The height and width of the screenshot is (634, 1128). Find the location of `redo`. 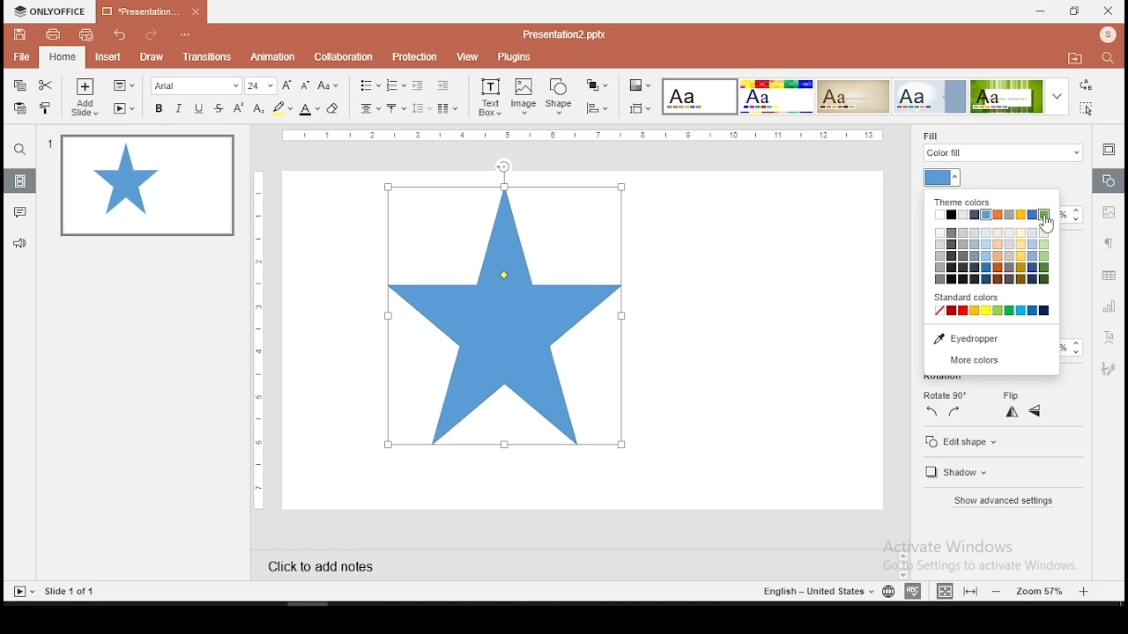

redo is located at coordinates (151, 36).